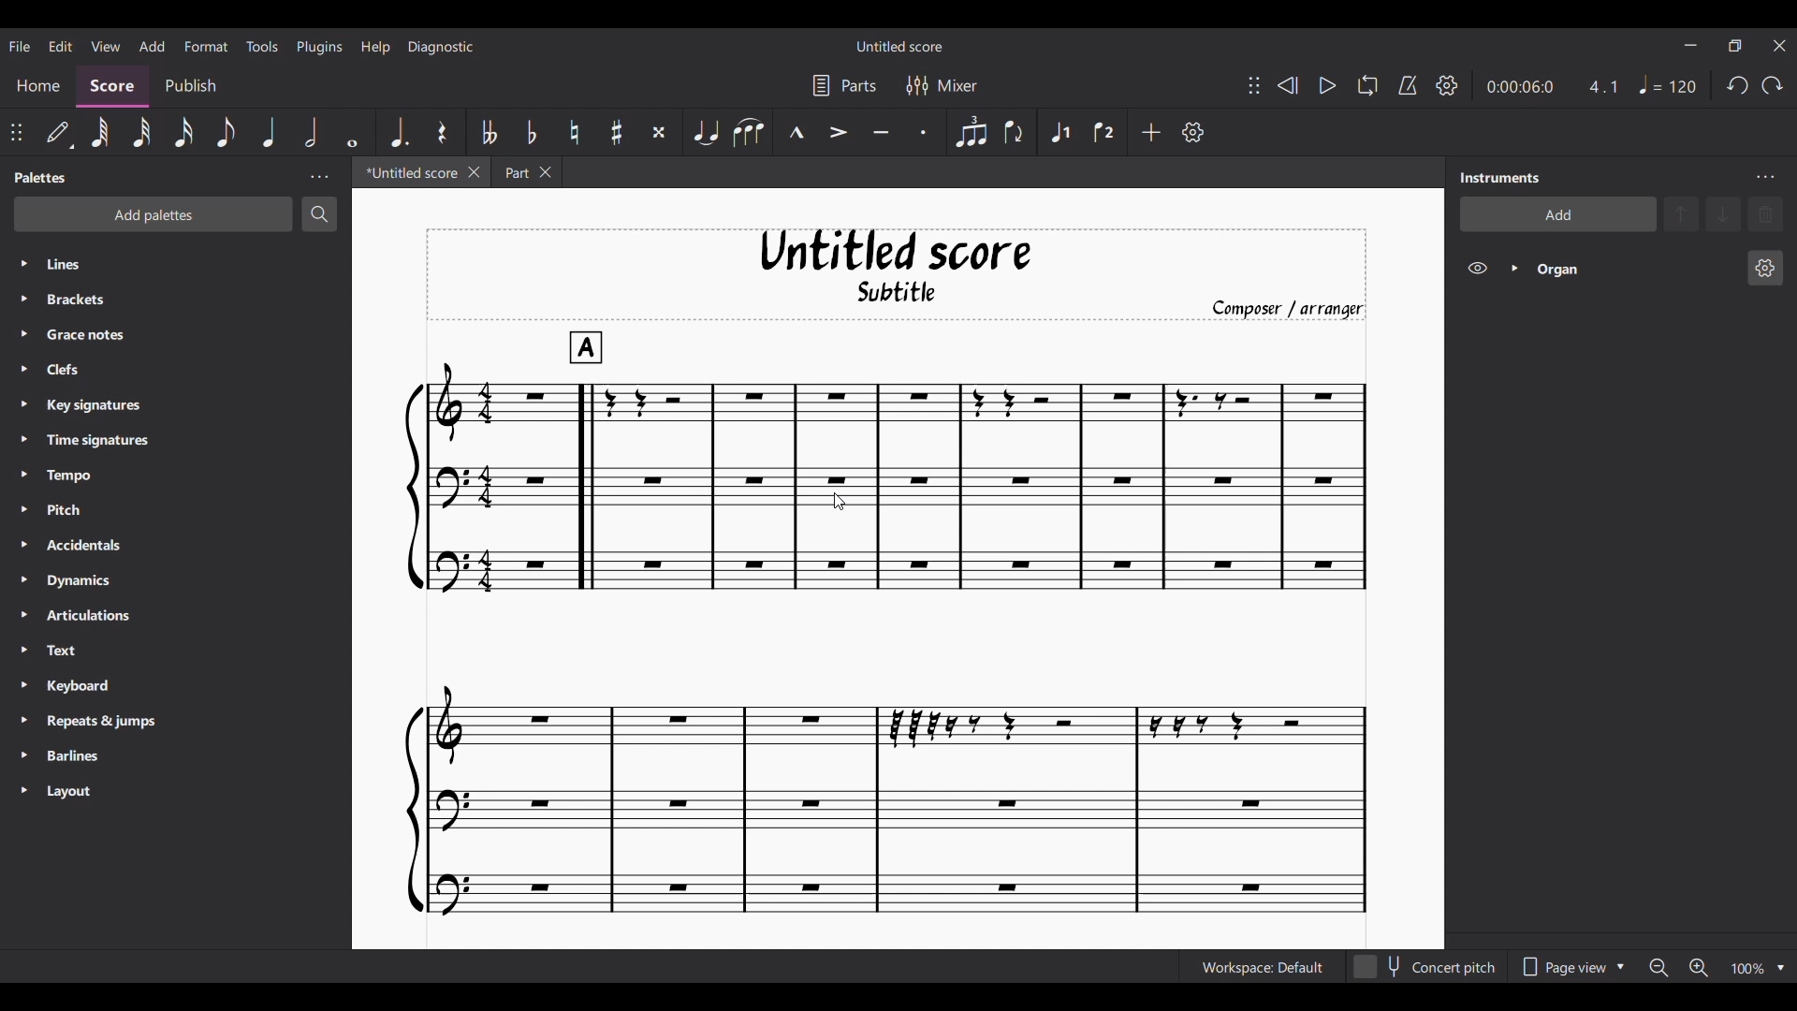 The height and width of the screenshot is (1011, 1797). What do you see at coordinates (1779, 46) in the screenshot?
I see `Close interface` at bounding box center [1779, 46].